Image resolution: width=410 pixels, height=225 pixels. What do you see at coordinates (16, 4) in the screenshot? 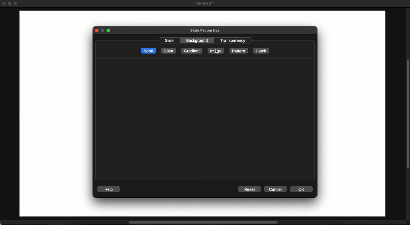
I see `Maximize` at bounding box center [16, 4].